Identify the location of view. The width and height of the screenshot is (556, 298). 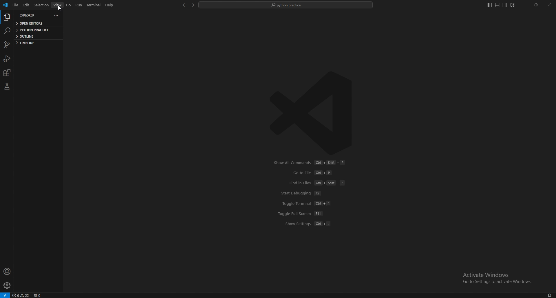
(58, 5).